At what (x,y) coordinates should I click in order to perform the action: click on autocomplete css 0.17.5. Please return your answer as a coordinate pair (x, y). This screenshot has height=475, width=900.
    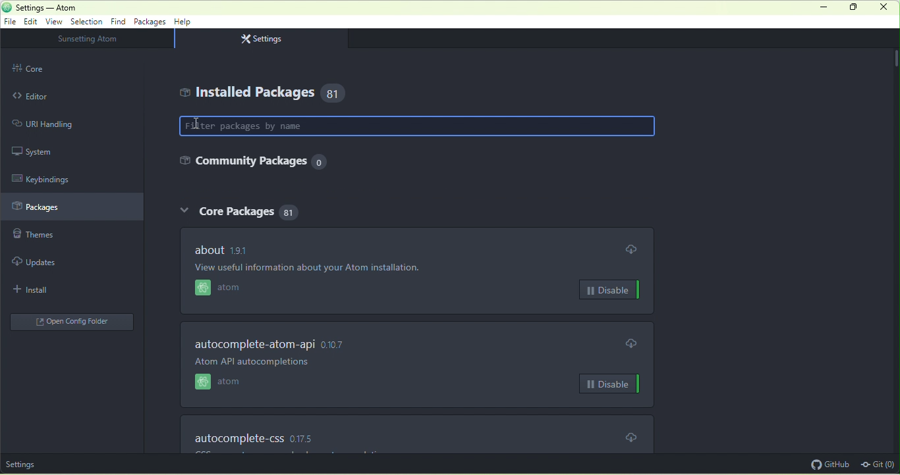
    Looking at the image, I should click on (269, 435).